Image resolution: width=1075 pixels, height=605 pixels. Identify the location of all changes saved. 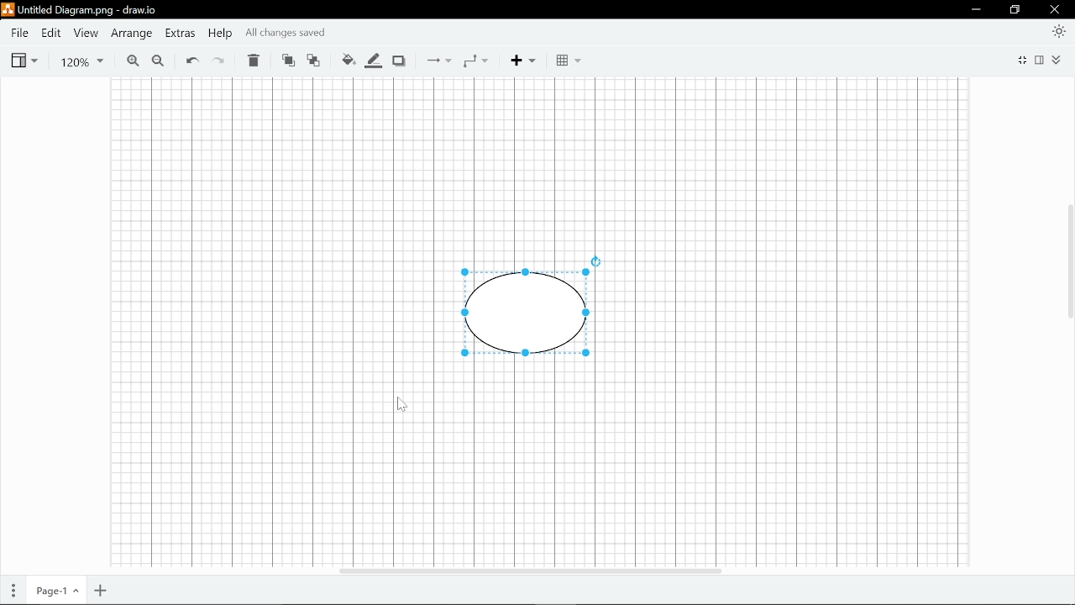
(286, 34).